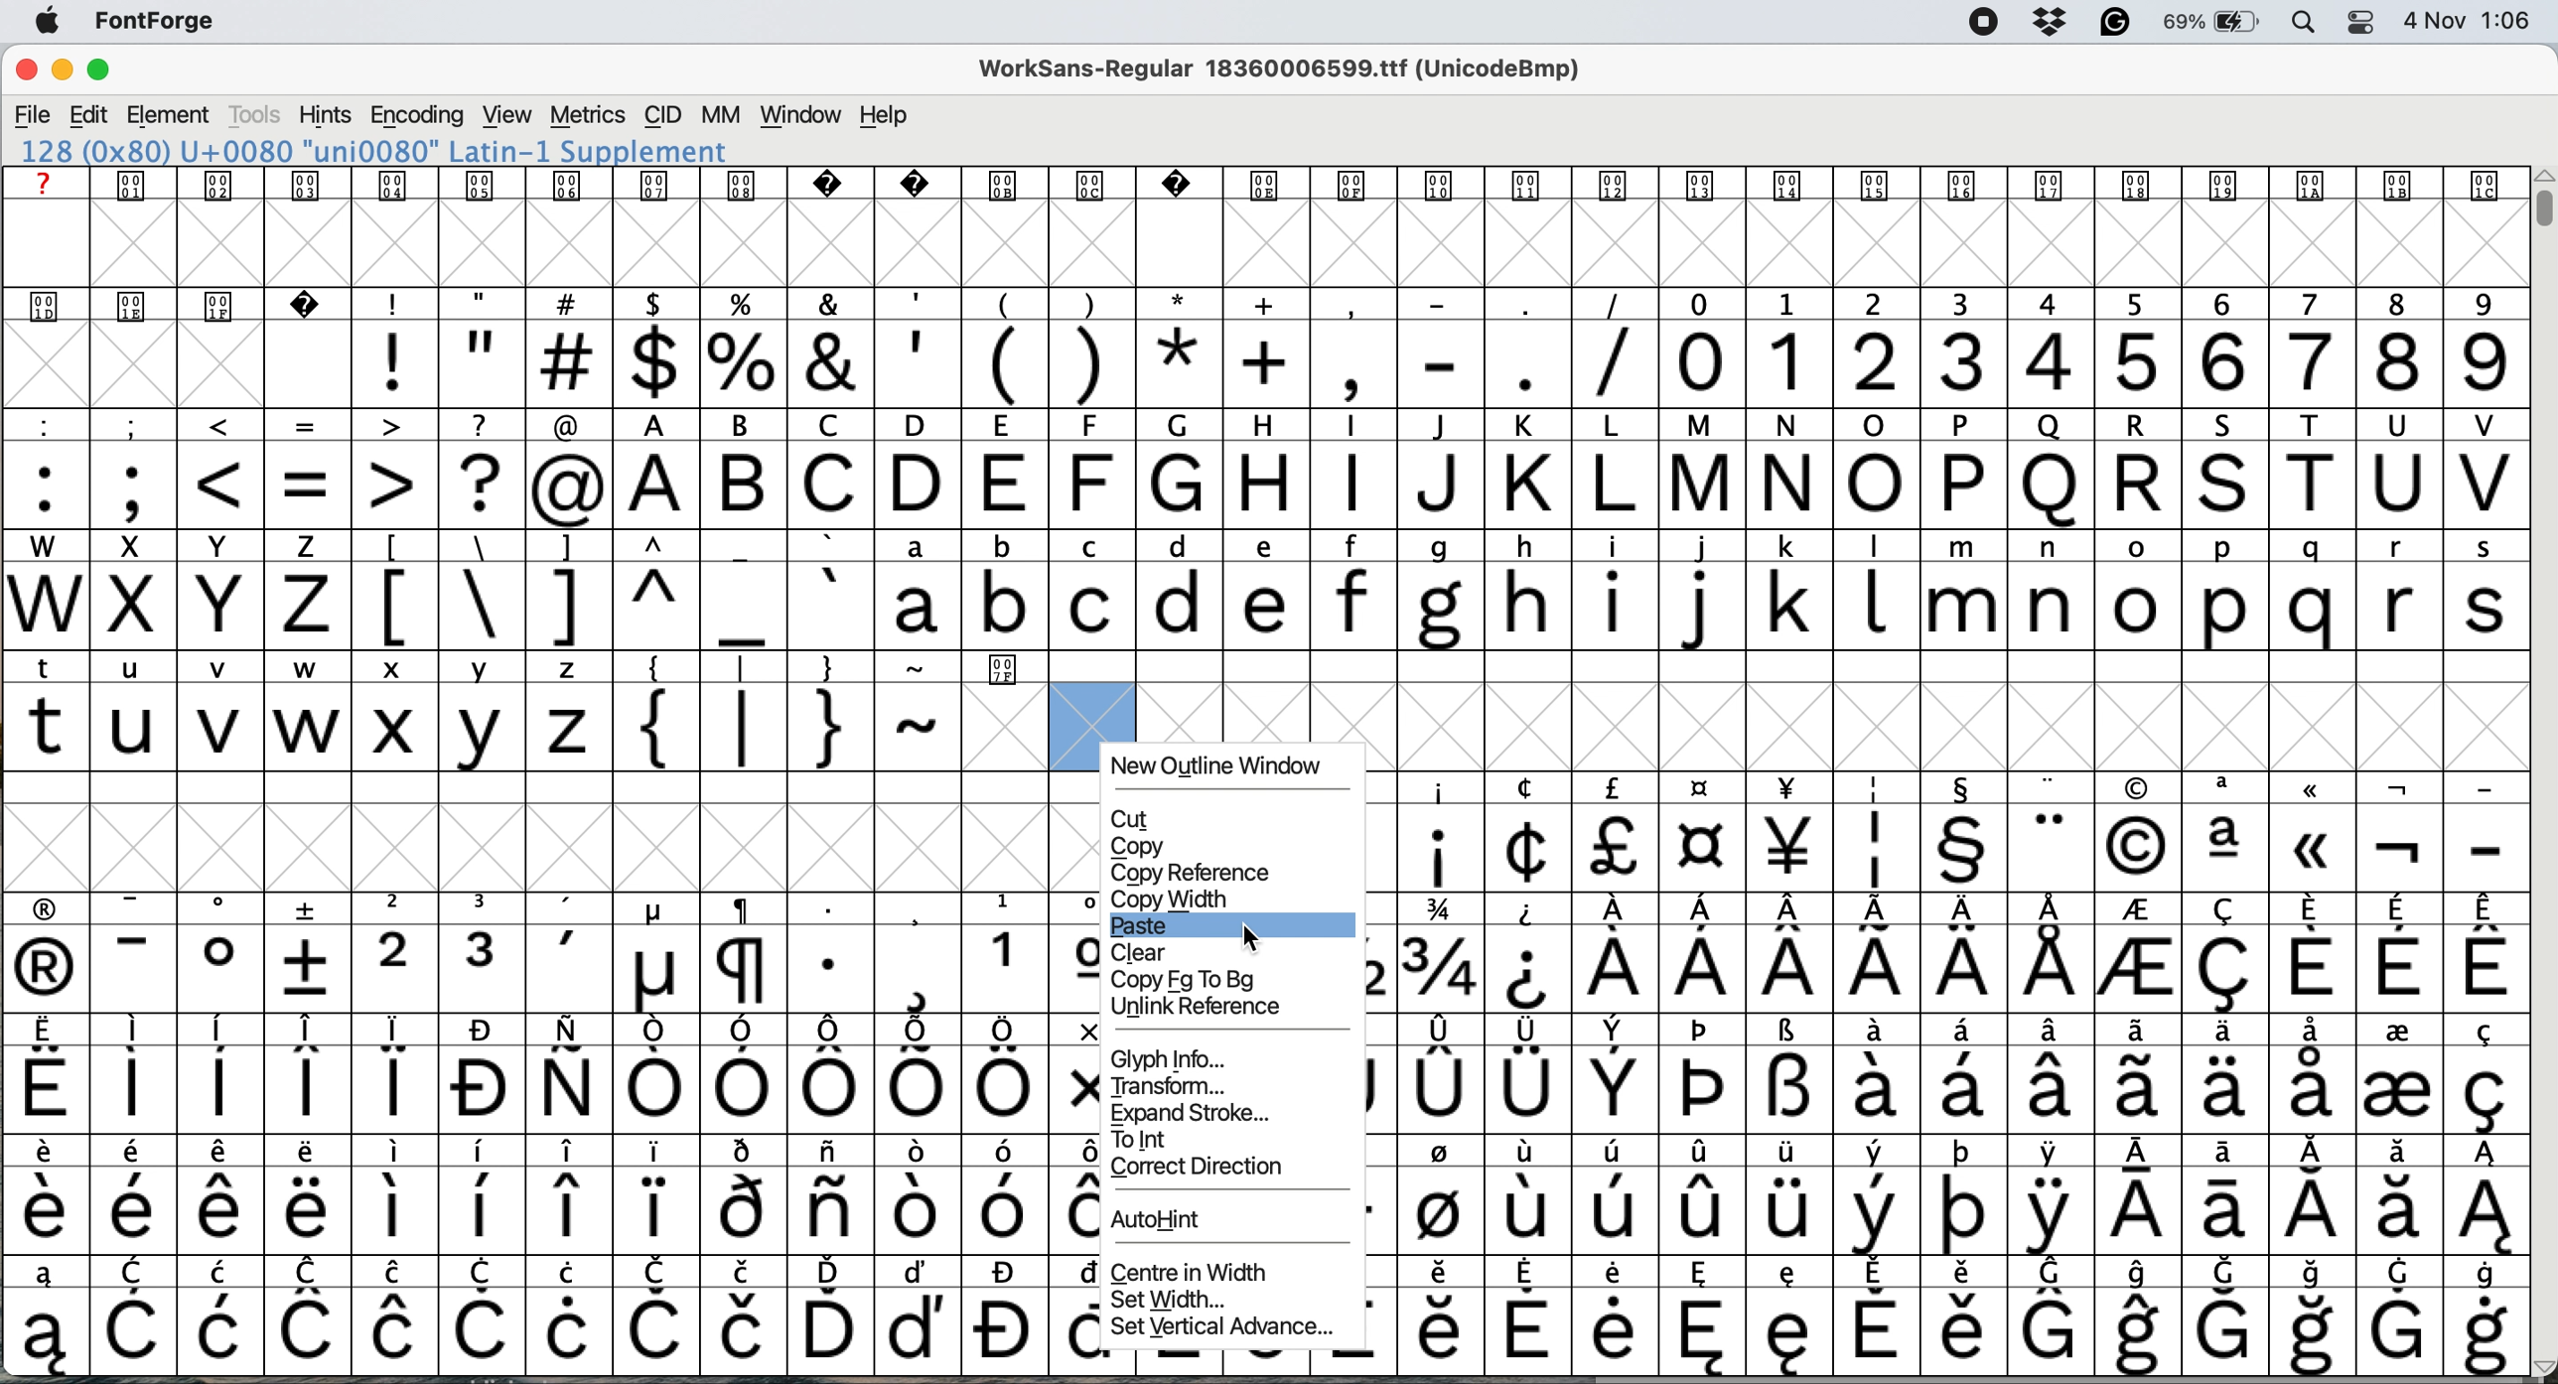 The height and width of the screenshot is (1384, 2558). What do you see at coordinates (1193, 981) in the screenshot?
I see `copy fg to bg` at bounding box center [1193, 981].